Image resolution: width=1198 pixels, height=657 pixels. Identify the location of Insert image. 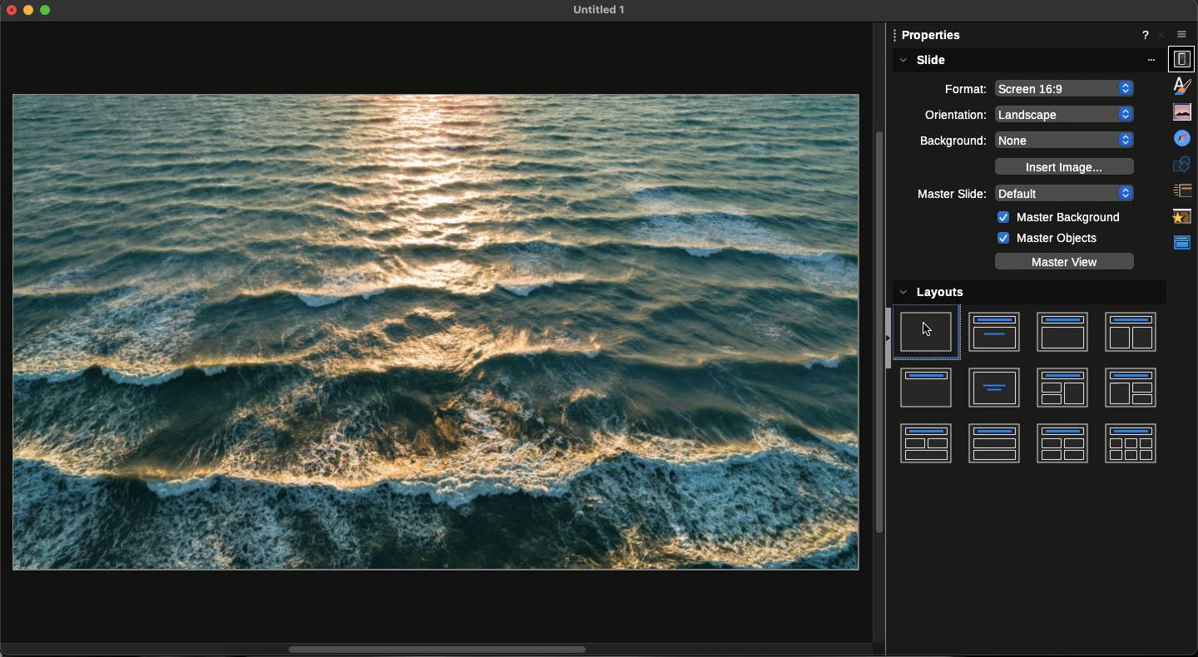
(1062, 166).